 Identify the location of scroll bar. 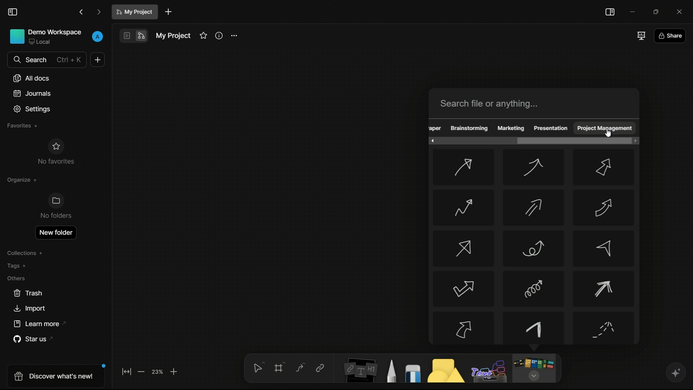
(572, 140).